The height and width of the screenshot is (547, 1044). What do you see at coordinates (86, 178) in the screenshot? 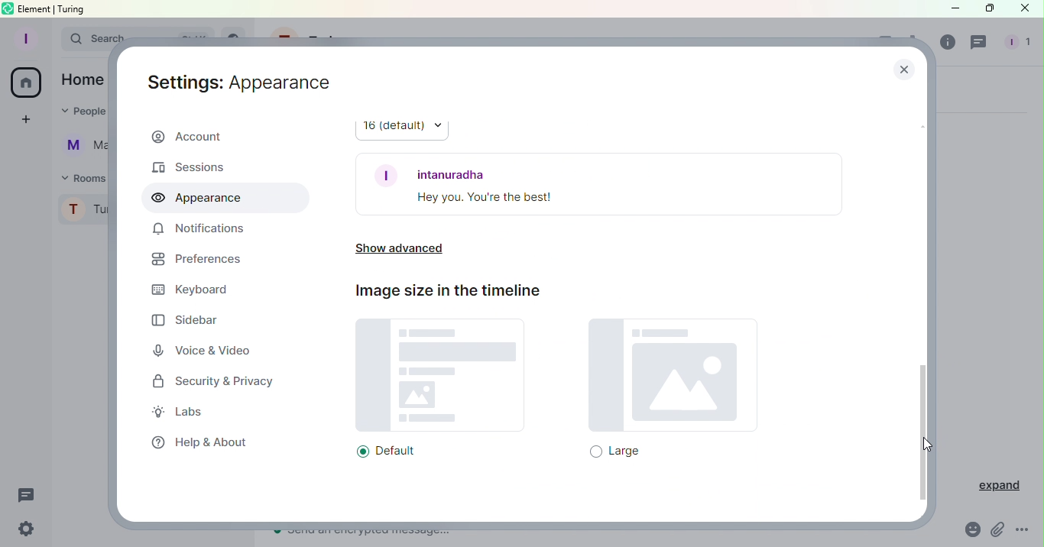
I see `Rooms` at bounding box center [86, 178].